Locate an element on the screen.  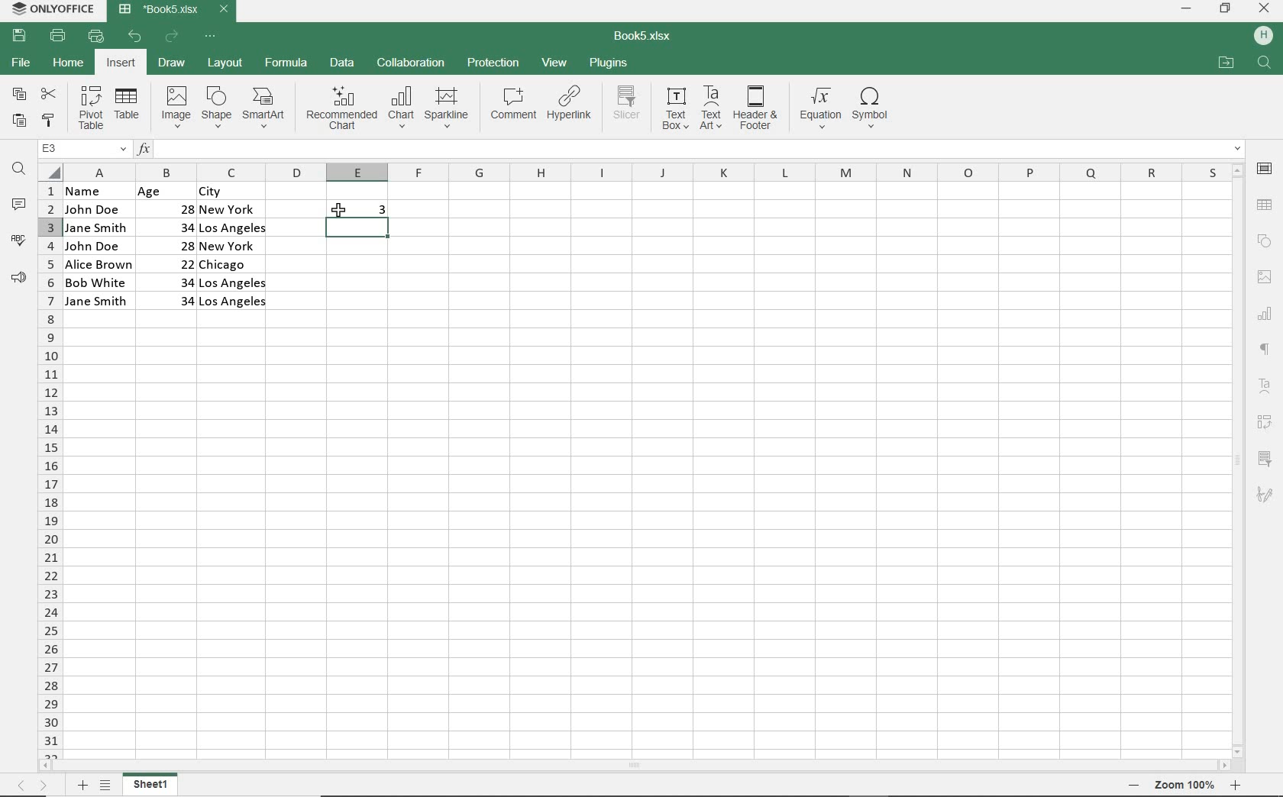
Los Angeles is located at coordinates (234, 303).